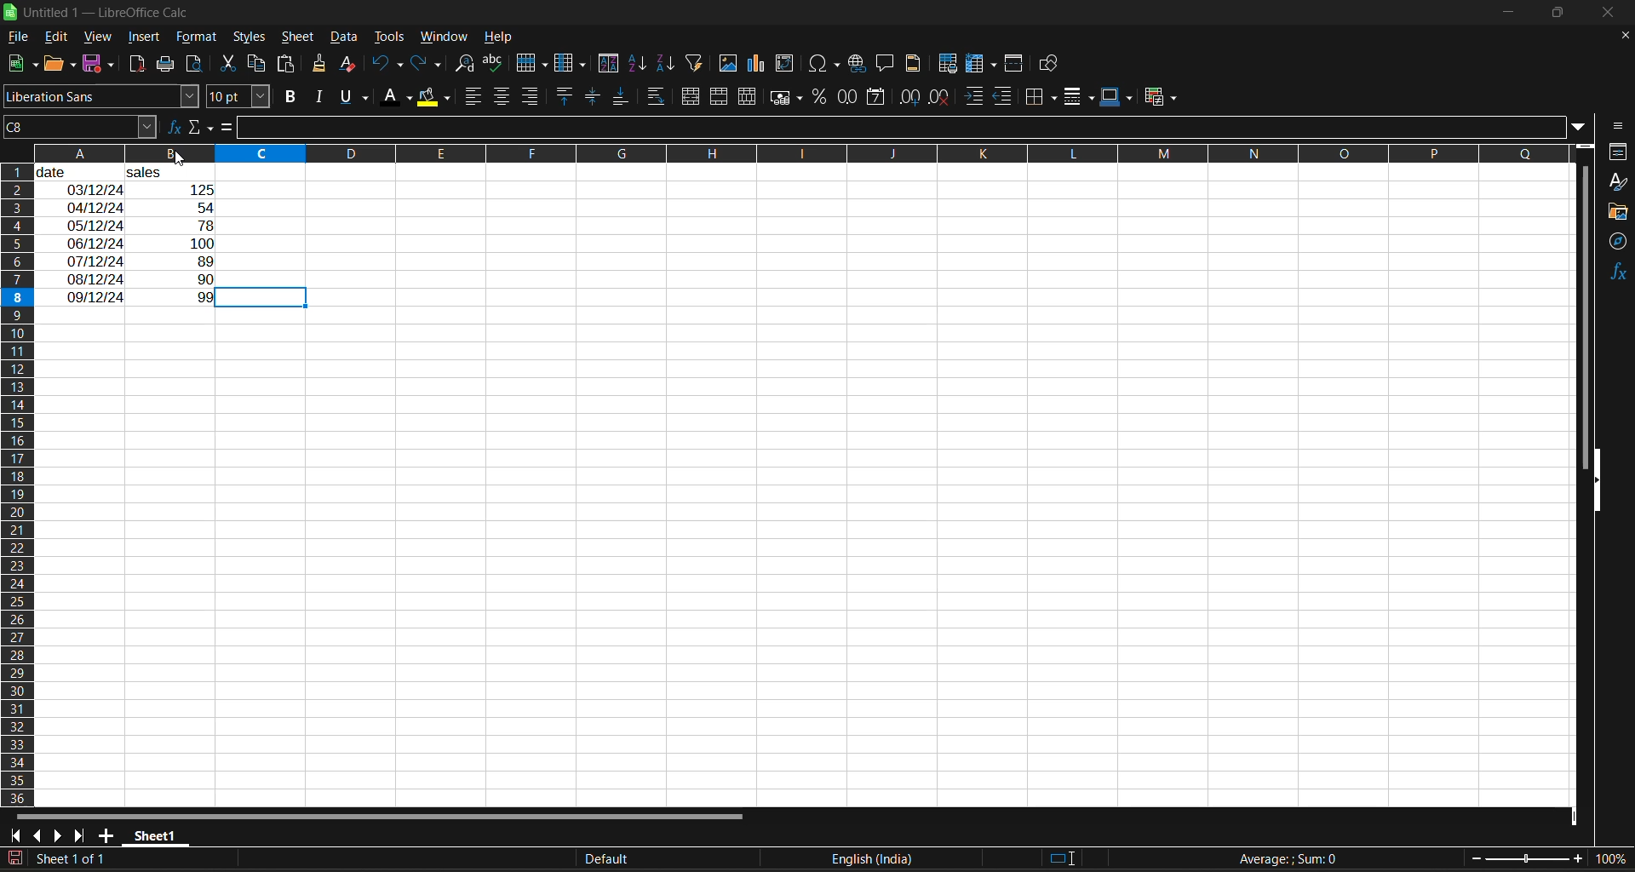 Image resolution: width=1635 pixels, height=872 pixels. Describe the element at coordinates (821, 97) in the screenshot. I see `format as percent` at that location.